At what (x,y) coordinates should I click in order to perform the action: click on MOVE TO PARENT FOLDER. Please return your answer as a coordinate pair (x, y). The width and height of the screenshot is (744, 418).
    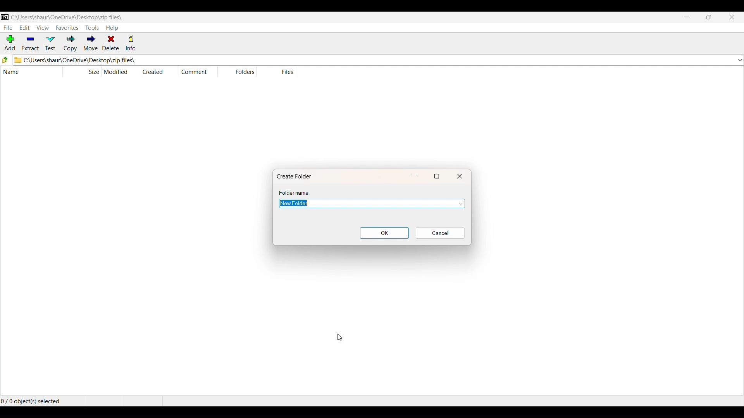
    Looking at the image, I should click on (6, 60).